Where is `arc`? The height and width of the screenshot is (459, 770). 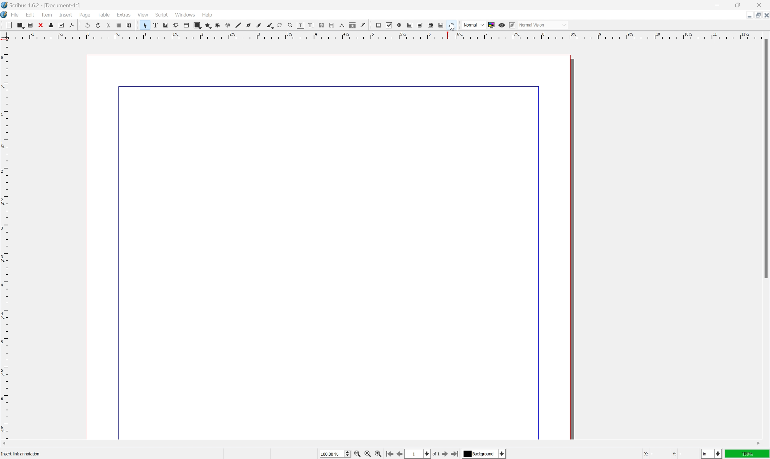 arc is located at coordinates (218, 25).